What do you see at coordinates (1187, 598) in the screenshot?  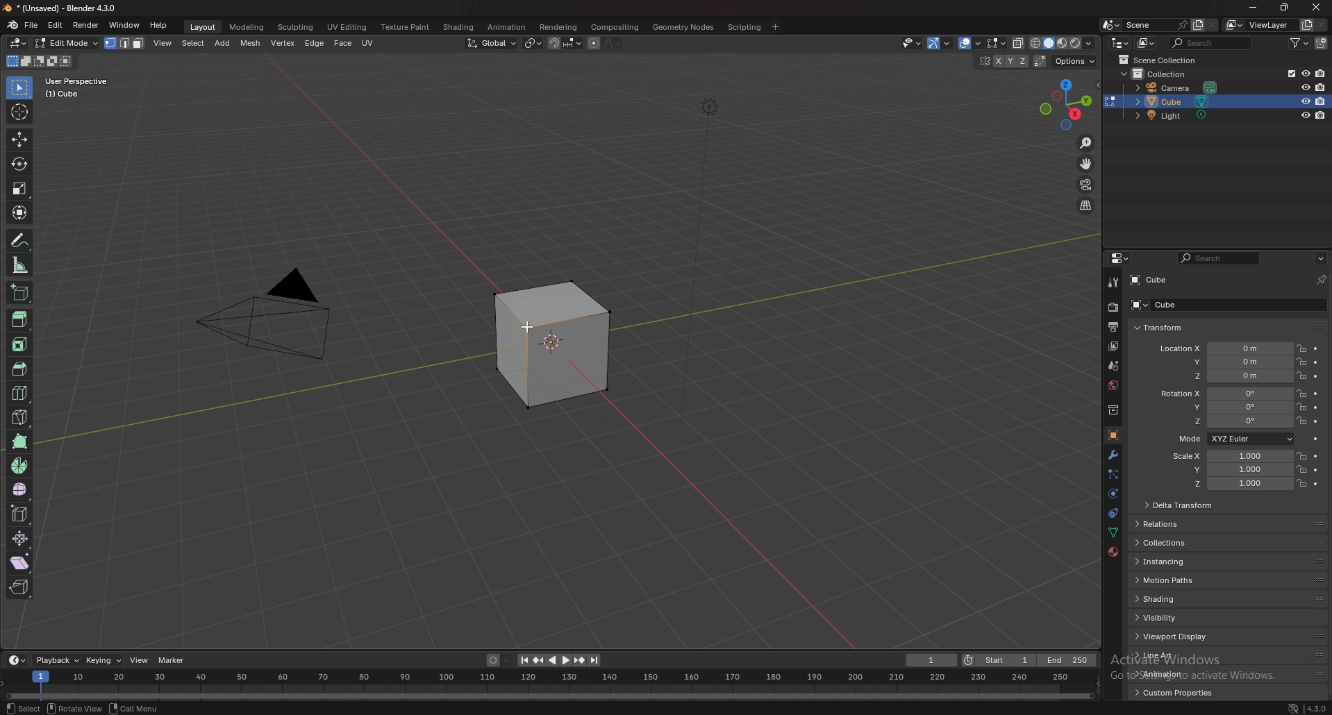 I see `shading` at bounding box center [1187, 598].